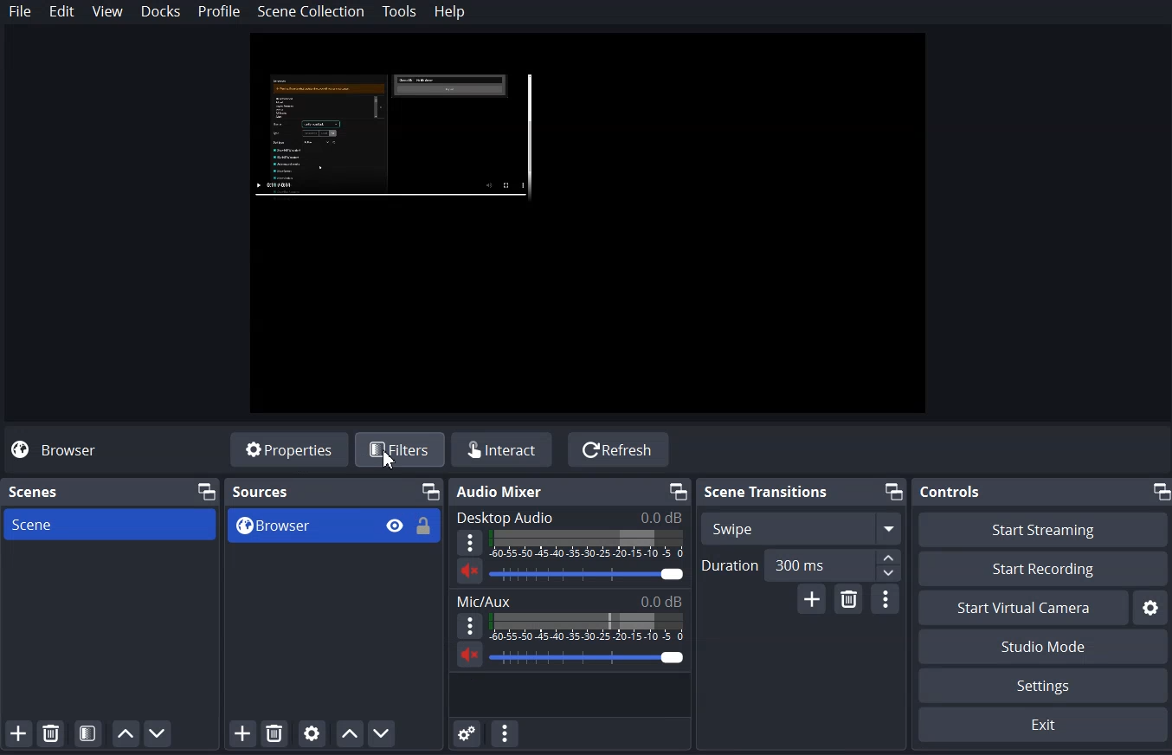 The image size is (1172, 755). Describe the element at coordinates (589, 224) in the screenshot. I see `File Preview` at that location.